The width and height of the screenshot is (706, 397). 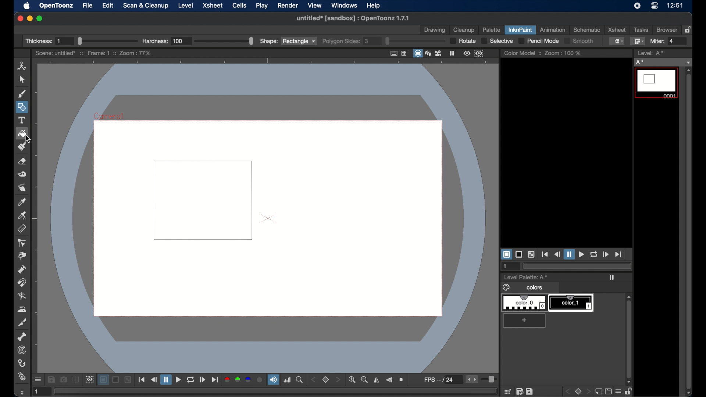 I want to click on red channel, so click(x=227, y=380).